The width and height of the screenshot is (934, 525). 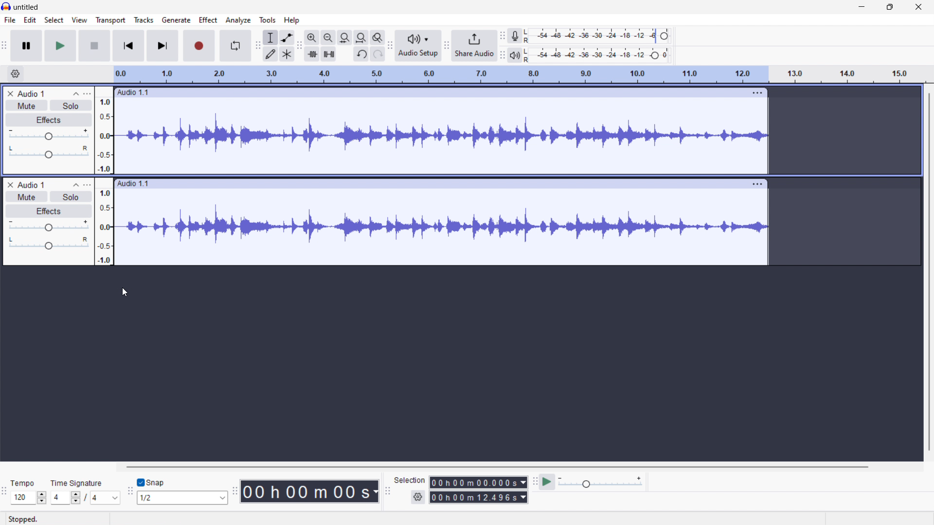 I want to click on timeline, so click(x=520, y=75).